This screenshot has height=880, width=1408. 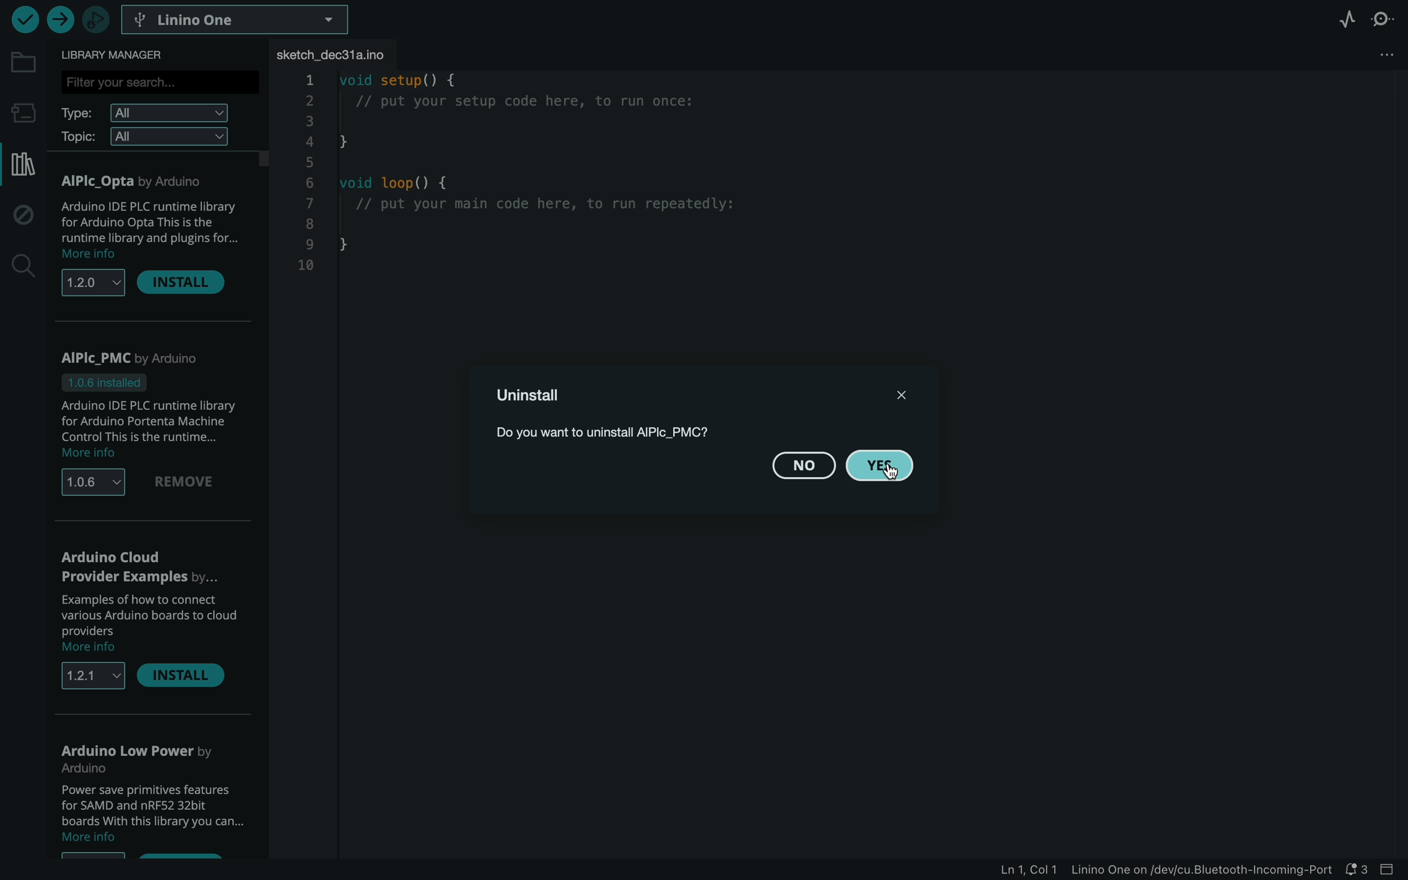 What do you see at coordinates (189, 482) in the screenshot?
I see `remove` at bounding box center [189, 482].